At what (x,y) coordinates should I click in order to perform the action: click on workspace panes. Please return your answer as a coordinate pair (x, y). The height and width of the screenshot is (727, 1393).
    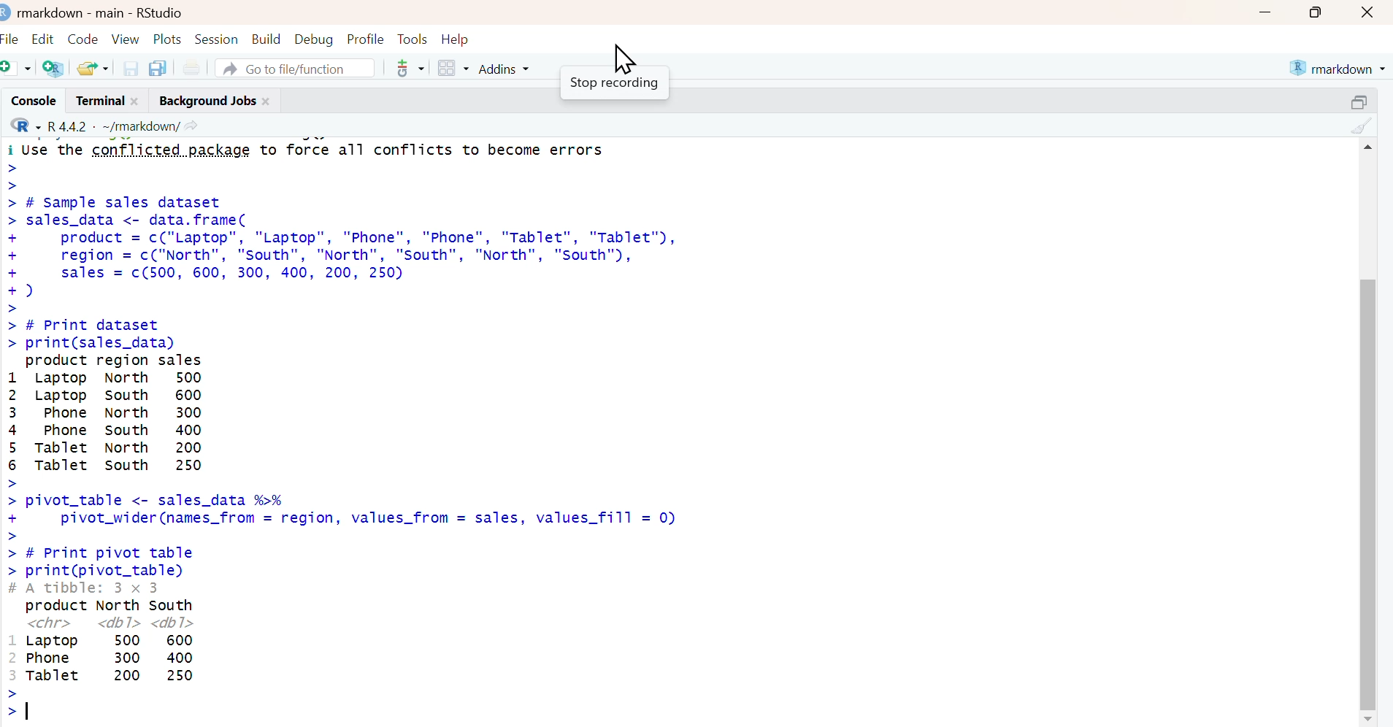
    Looking at the image, I should click on (453, 69).